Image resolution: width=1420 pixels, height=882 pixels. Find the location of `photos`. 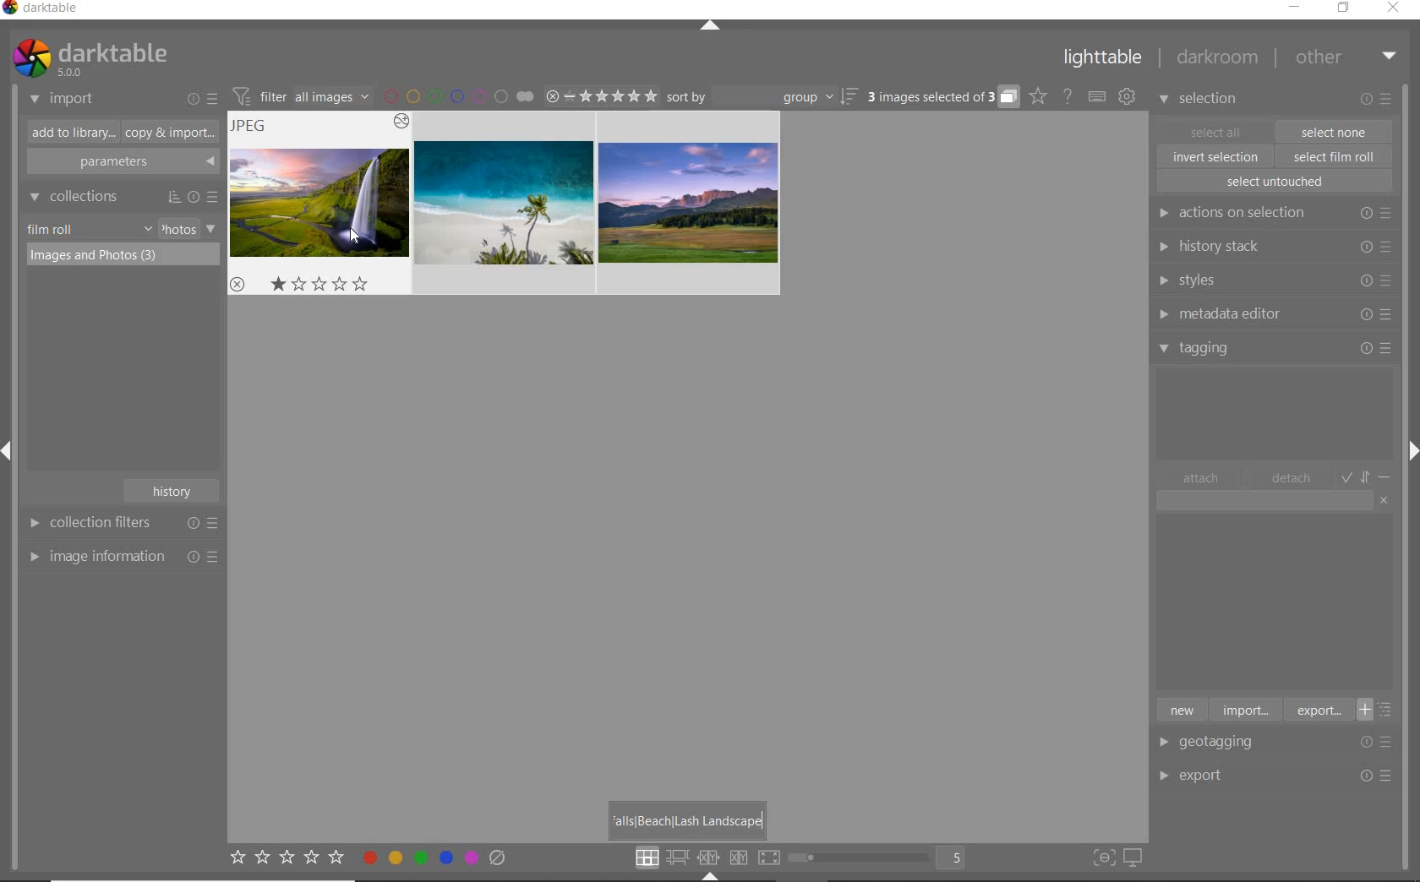

photos is located at coordinates (177, 229).